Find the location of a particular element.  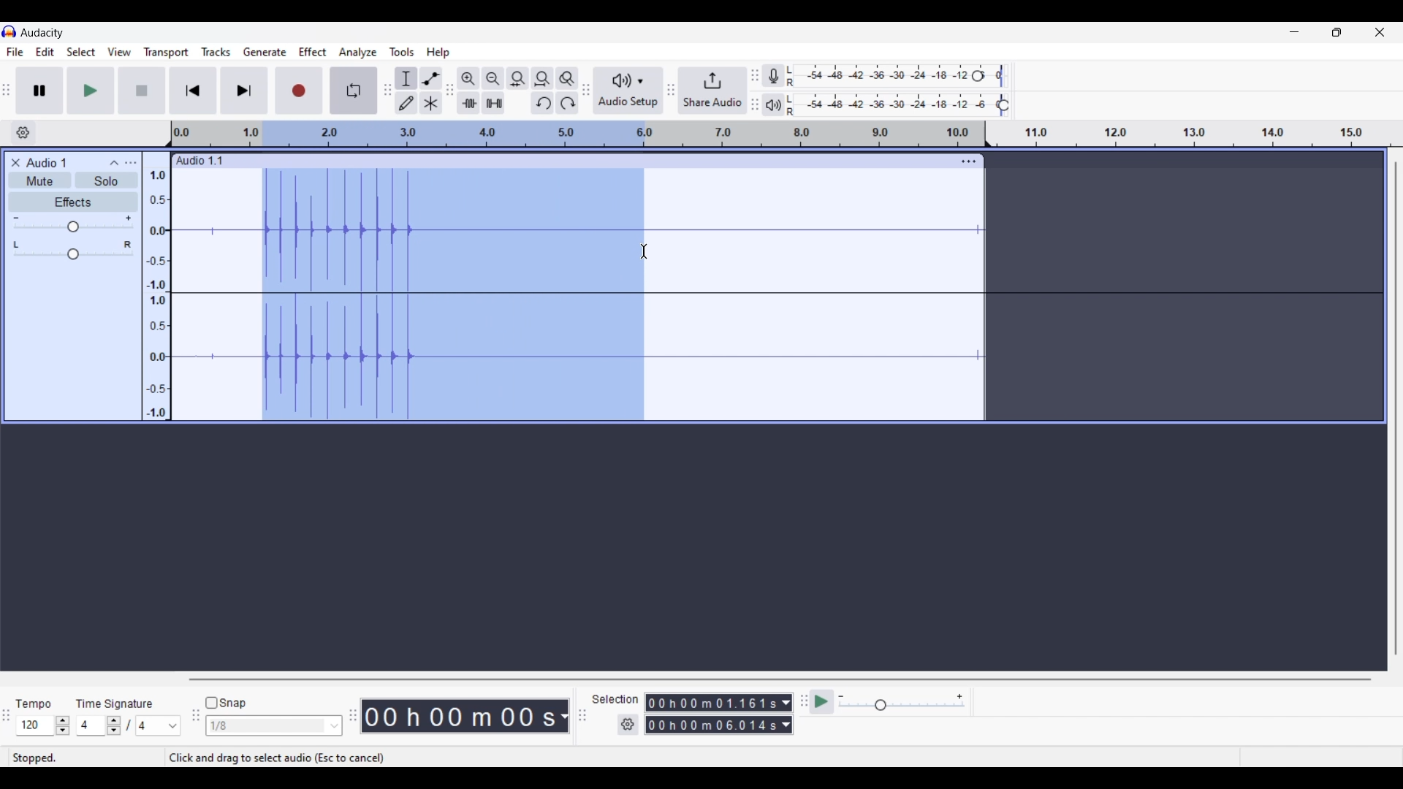

Generate menu is located at coordinates (265, 53).